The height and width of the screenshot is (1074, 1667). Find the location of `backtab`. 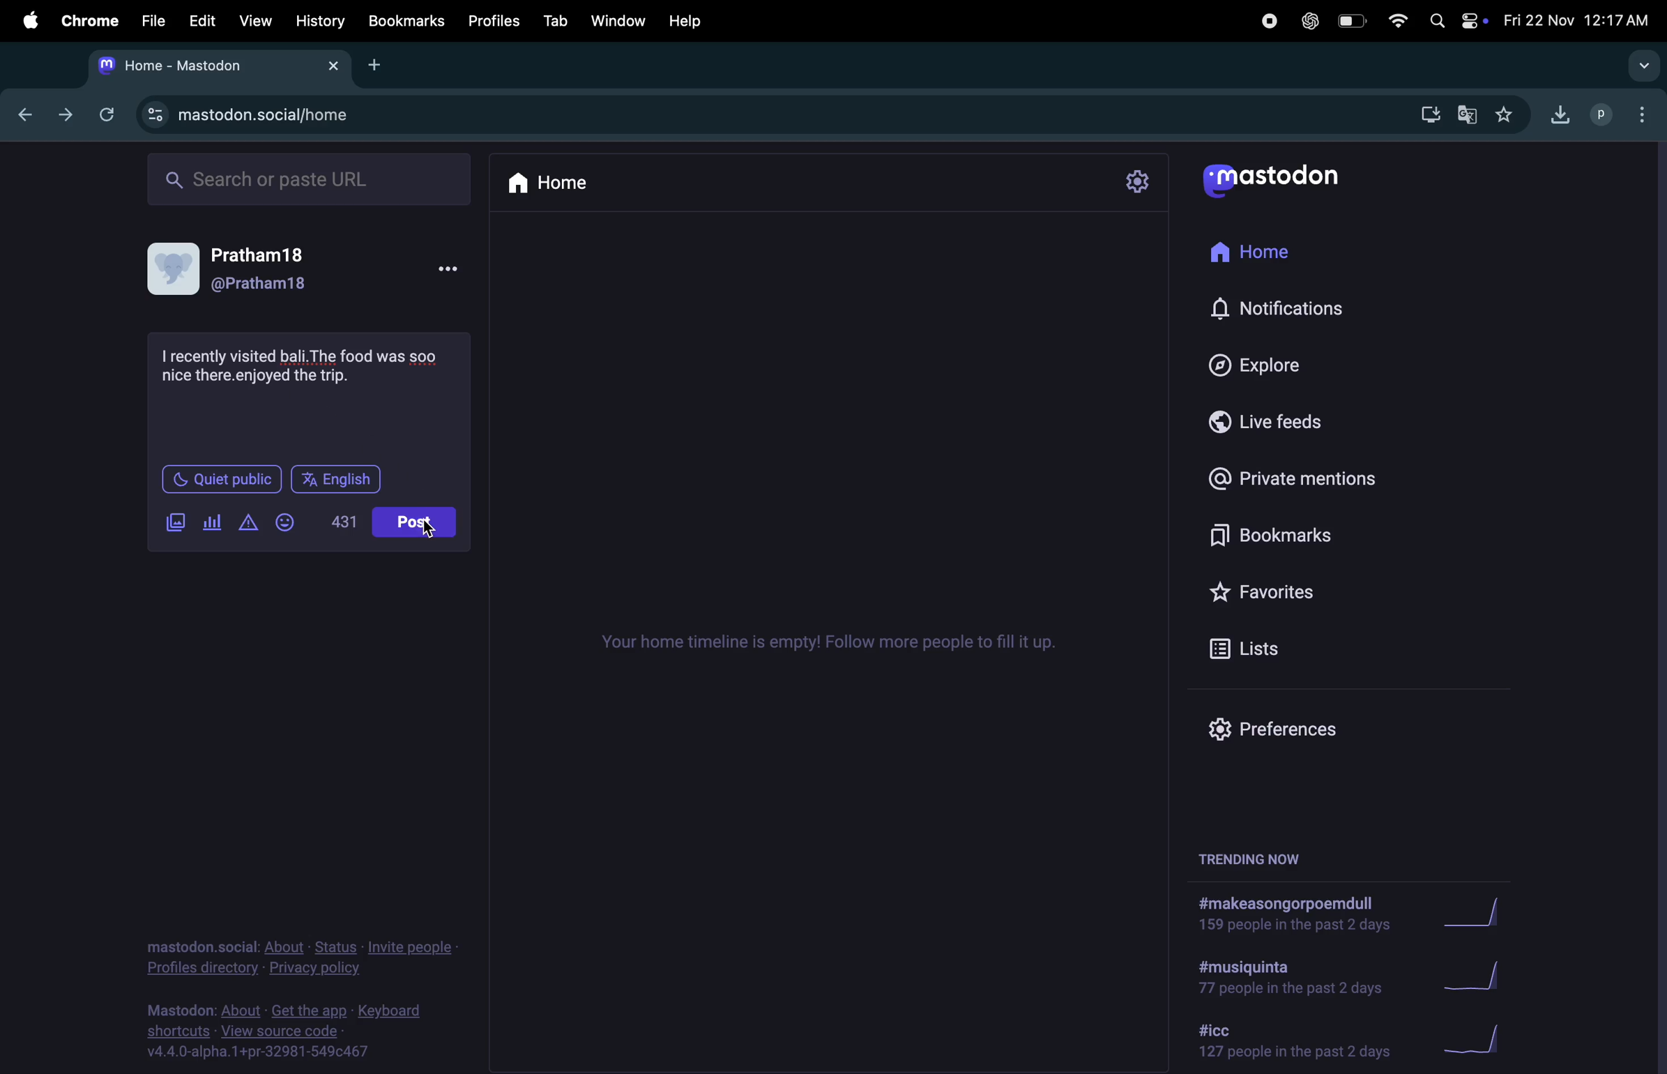

backtab is located at coordinates (21, 114).